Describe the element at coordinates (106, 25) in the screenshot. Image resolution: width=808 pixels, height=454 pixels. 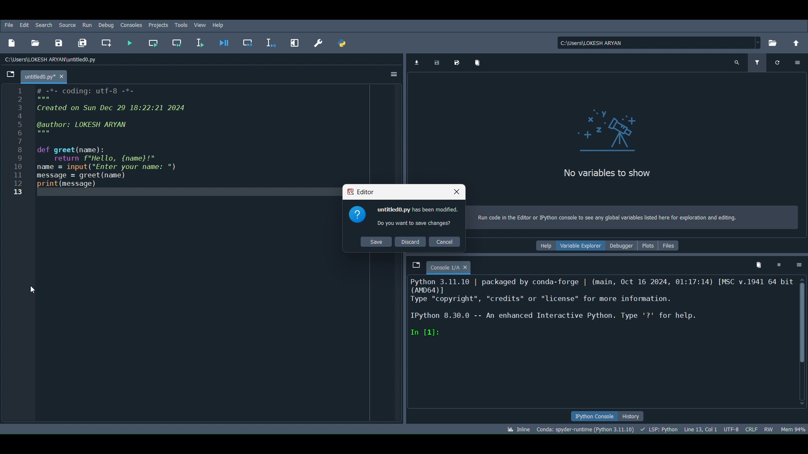
I see `Debug` at that location.